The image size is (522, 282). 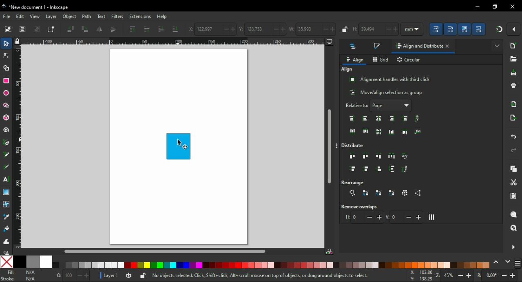 What do you see at coordinates (406, 156) in the screenshot?
I see `distribute anchors horizontally ` at bounding box center [406, 156].